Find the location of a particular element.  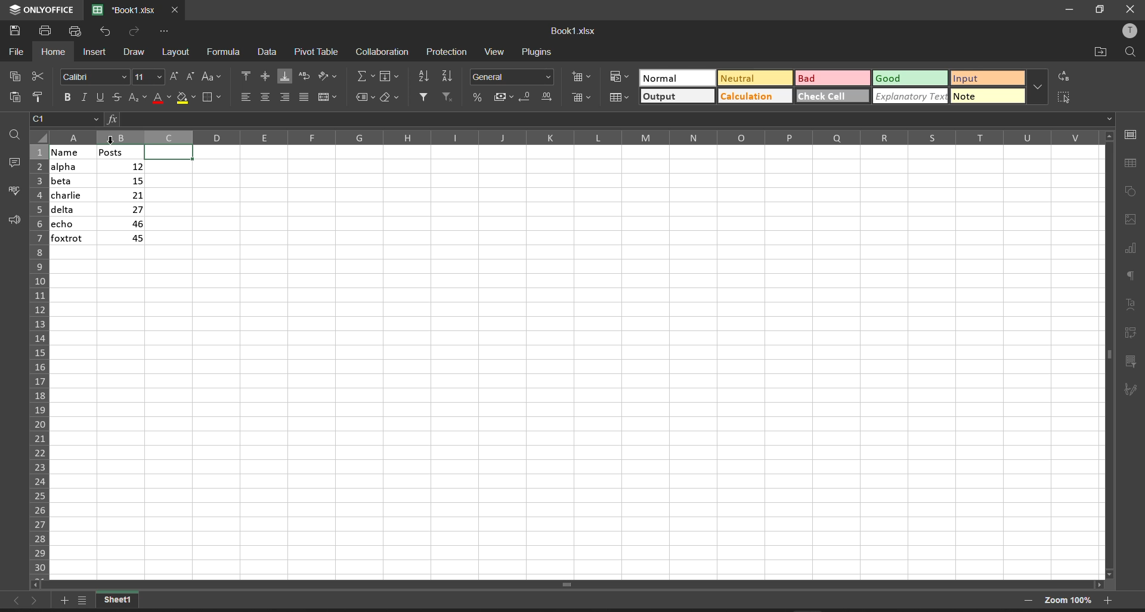

align bottom is located at coordinates (282, 76).